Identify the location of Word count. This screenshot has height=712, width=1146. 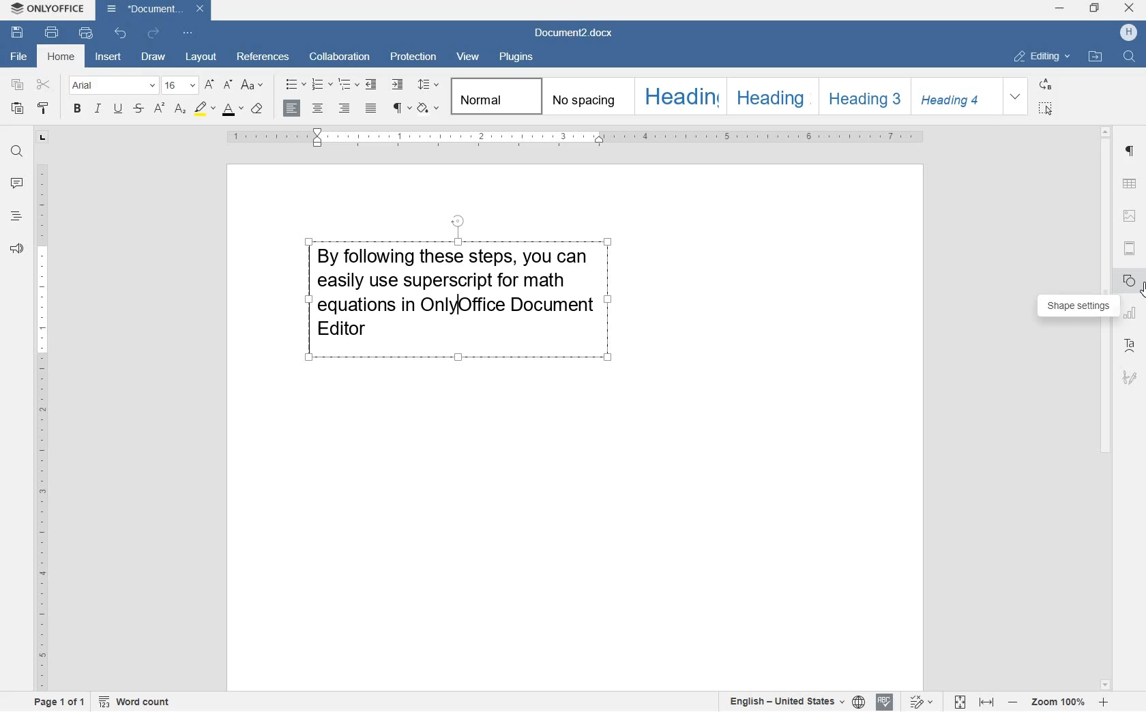
(134, 702).